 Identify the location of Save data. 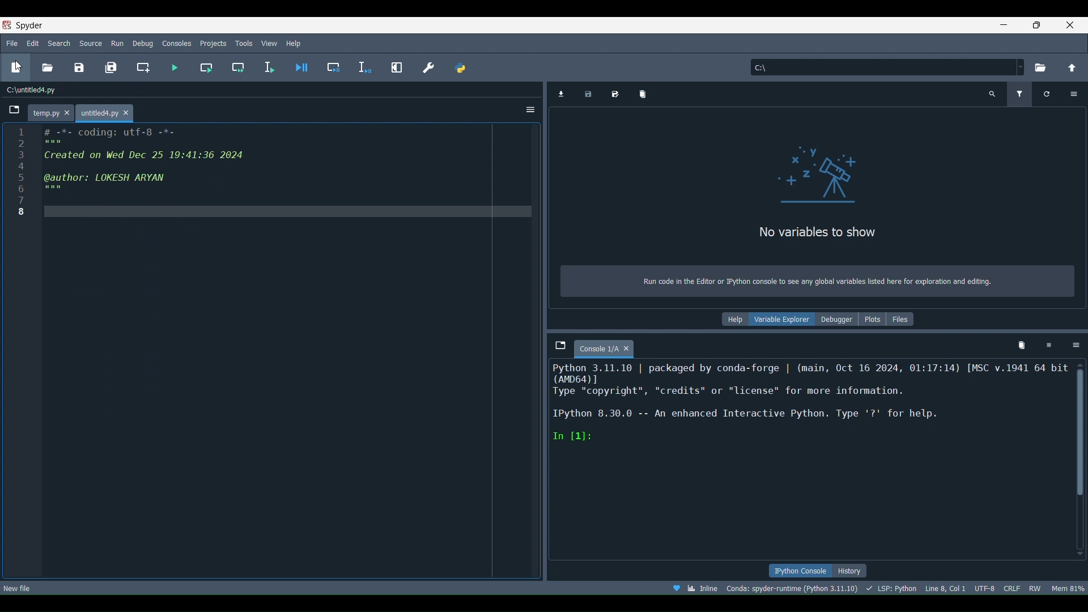
(588, 95).